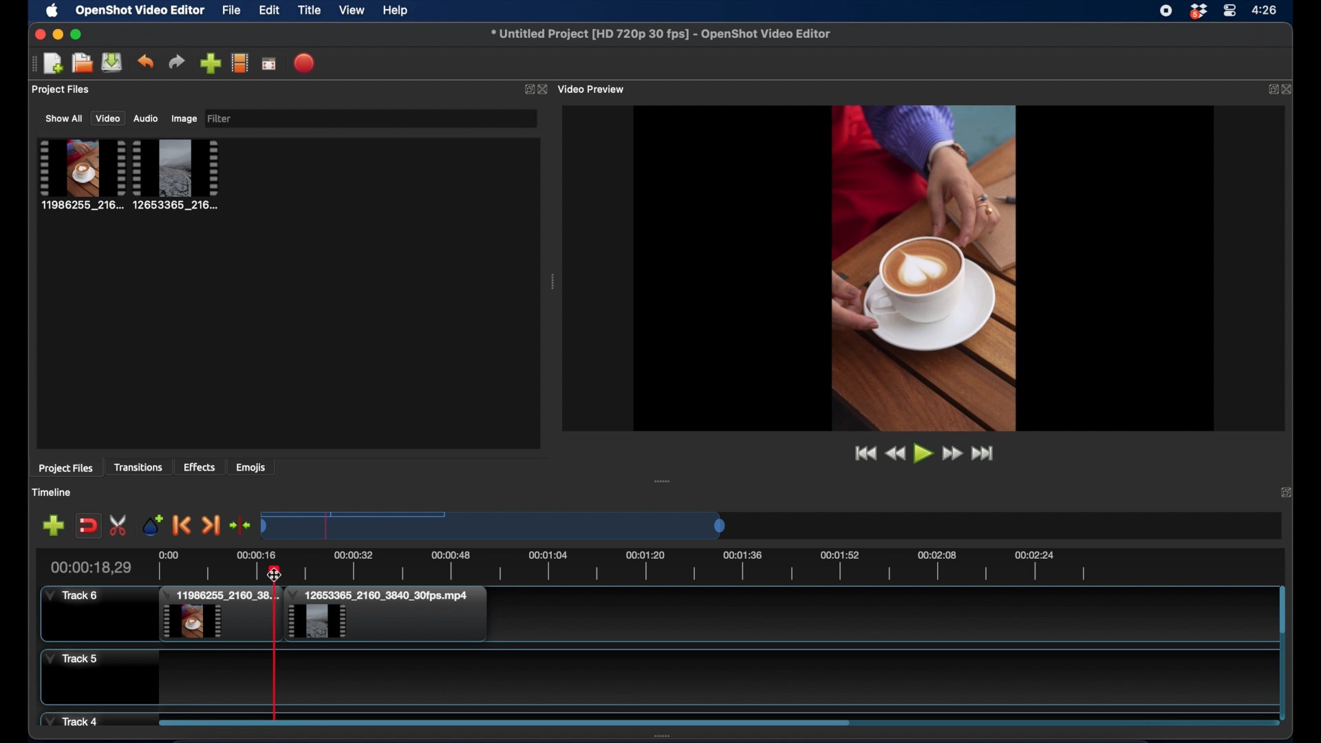 The height and width of the screenshot is (743, 1321). What do you see at coordinates (985, 453) in the screenshot?
I see `jump to end` at bounding box center [985, 453].